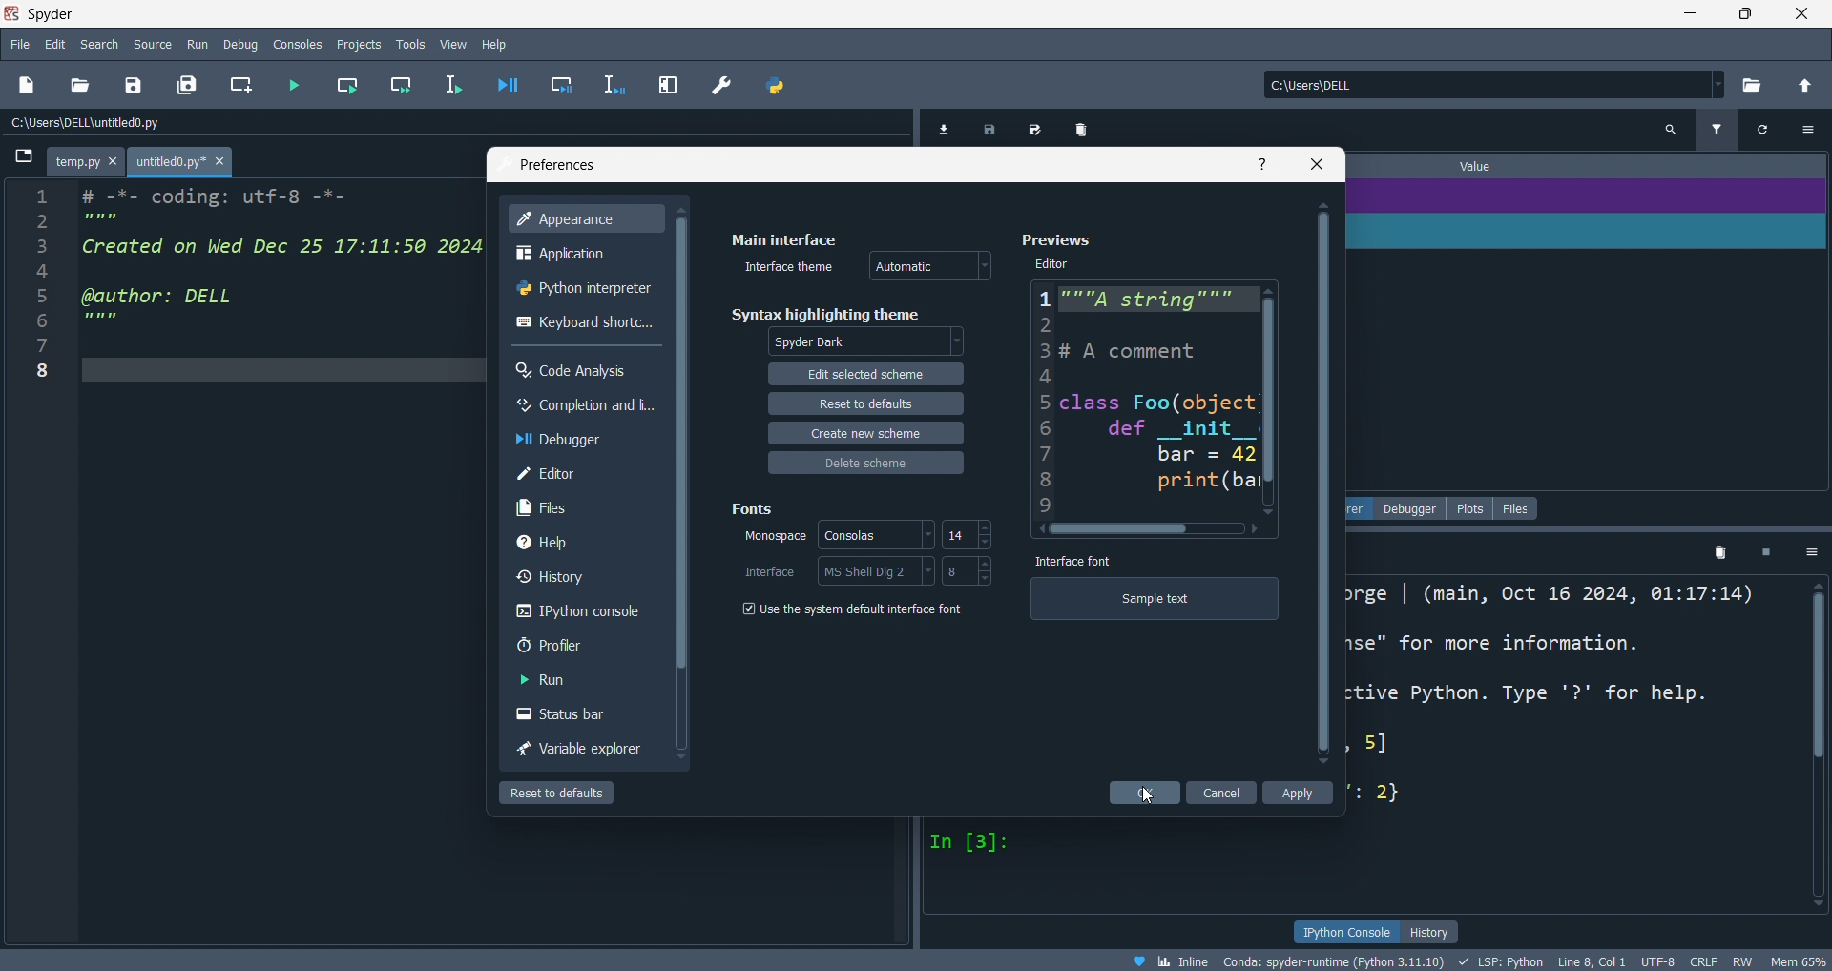  What do you see at coordinates (864, 267) in the screenshot?
I see `interface theme: Automatic` at bounding box center [864, 267].